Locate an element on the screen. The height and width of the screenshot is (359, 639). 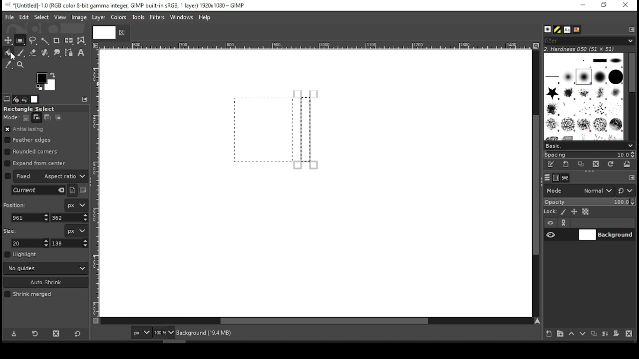
create a new brush is located at coordinates (567, 164).